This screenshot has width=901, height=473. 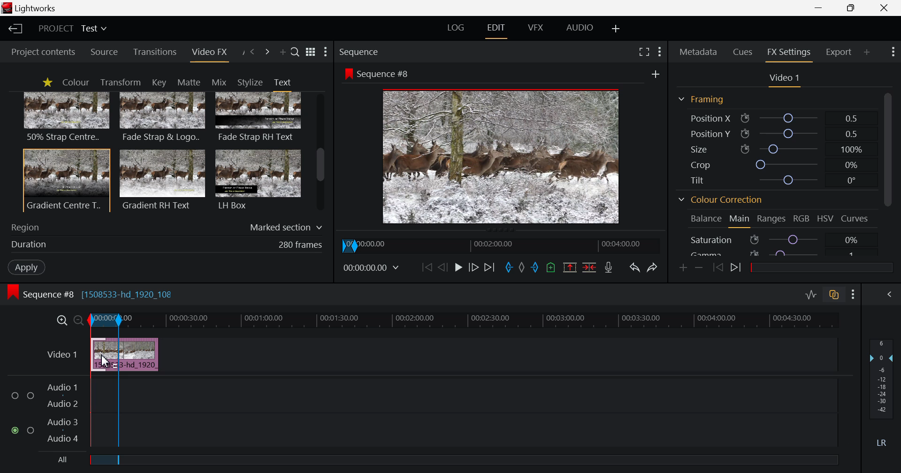 What do you see at coordinates (160, 179) in the screenshot?
I see `Gradient RH Text` at bounding box center [160, 179].